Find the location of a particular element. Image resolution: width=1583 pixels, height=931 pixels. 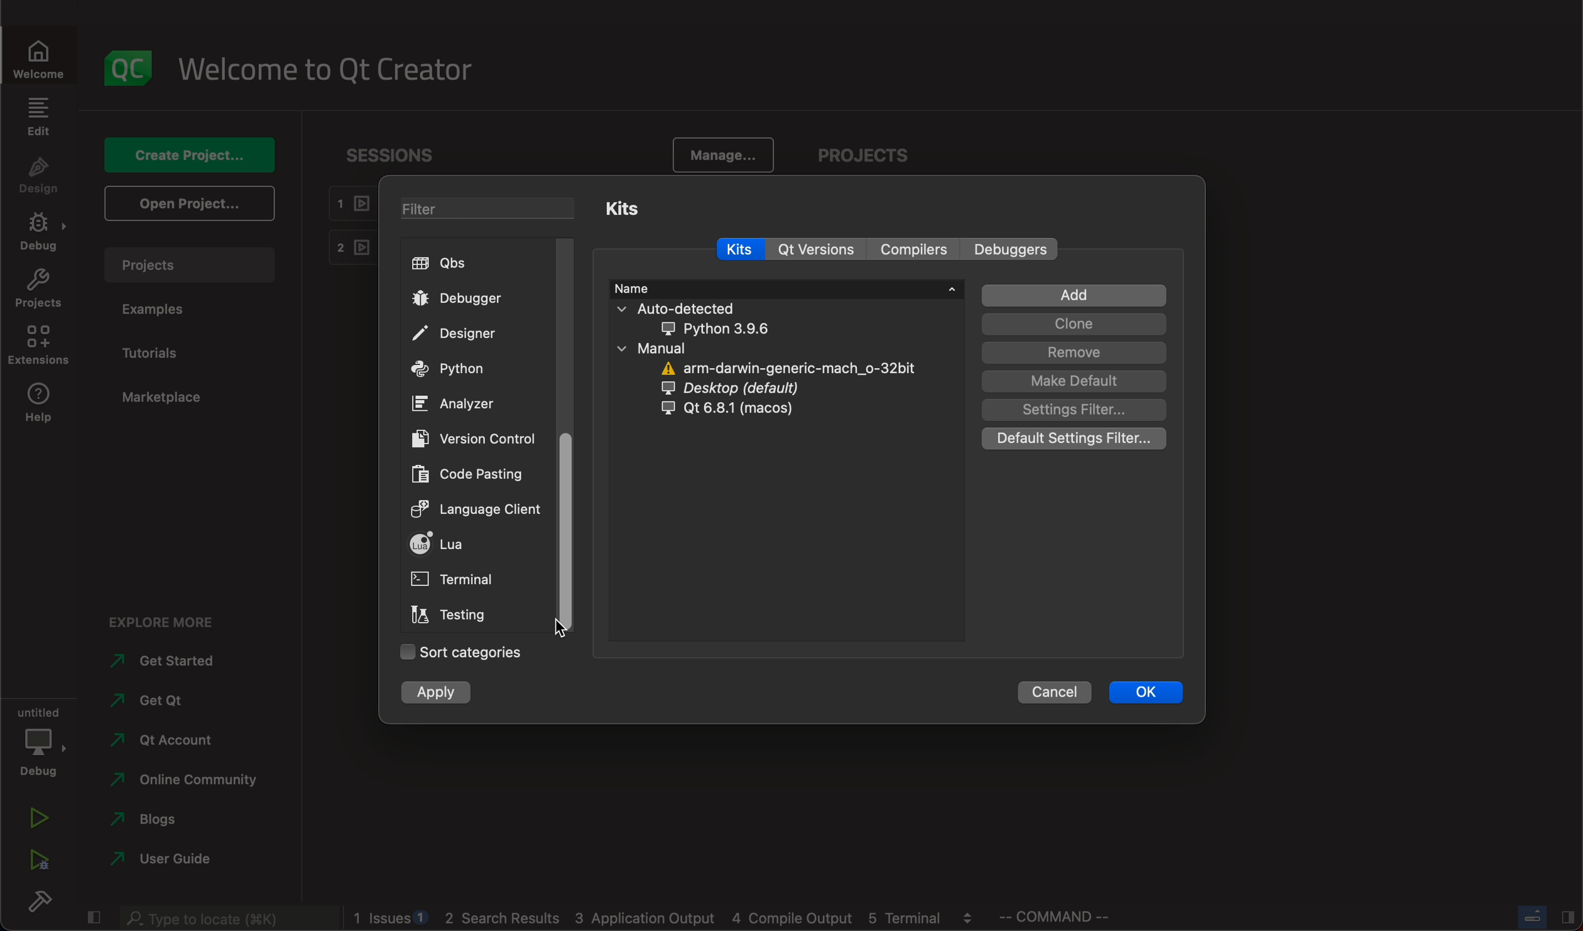

python is located at coordinates (457, 369).